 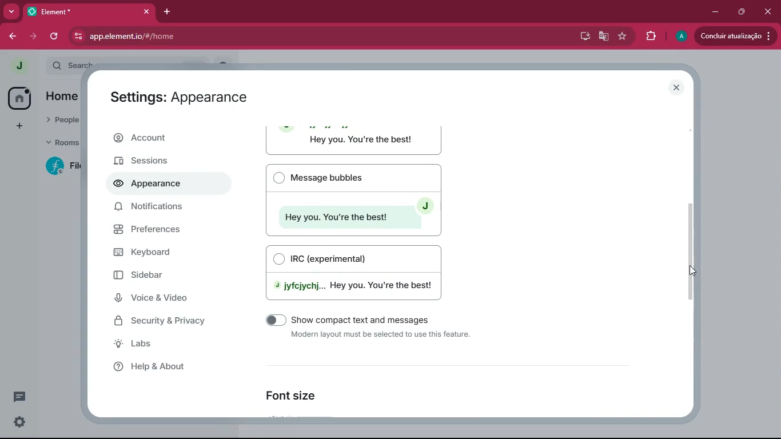 What do you see at coordinates (11, 11) in the screenshot?
I see `more` at bounding box center [11, 11].